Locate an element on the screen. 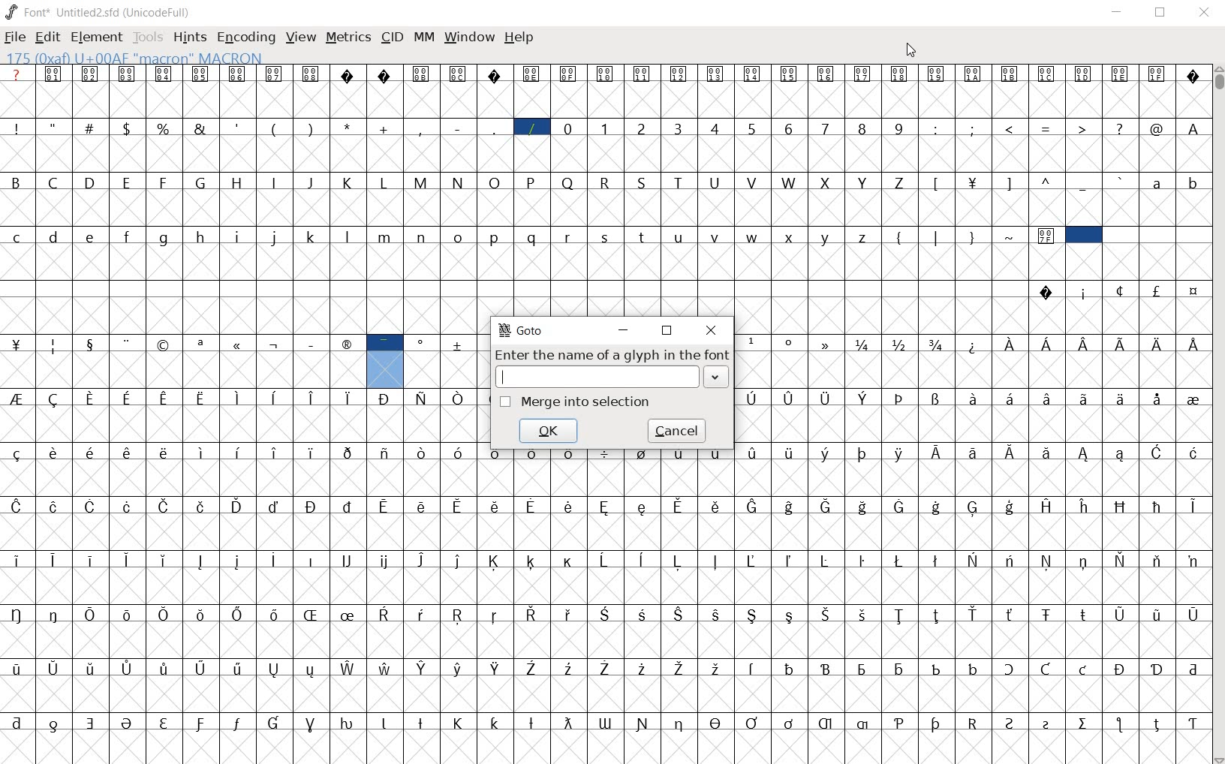 The image size is (1225, 764). close is located at coordinates (710, 332).